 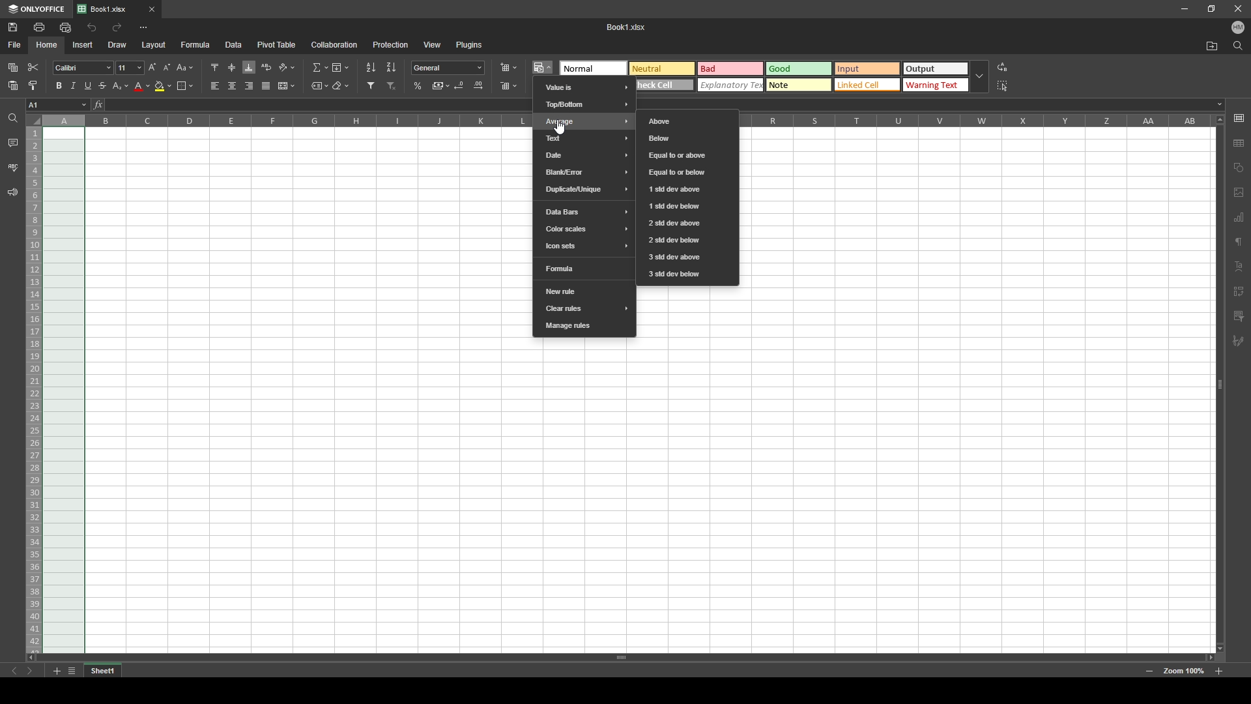 What do you see at coordinates (1213, 47) in the screenshot?
I see `open file location` at bounding box center [1213, 47].